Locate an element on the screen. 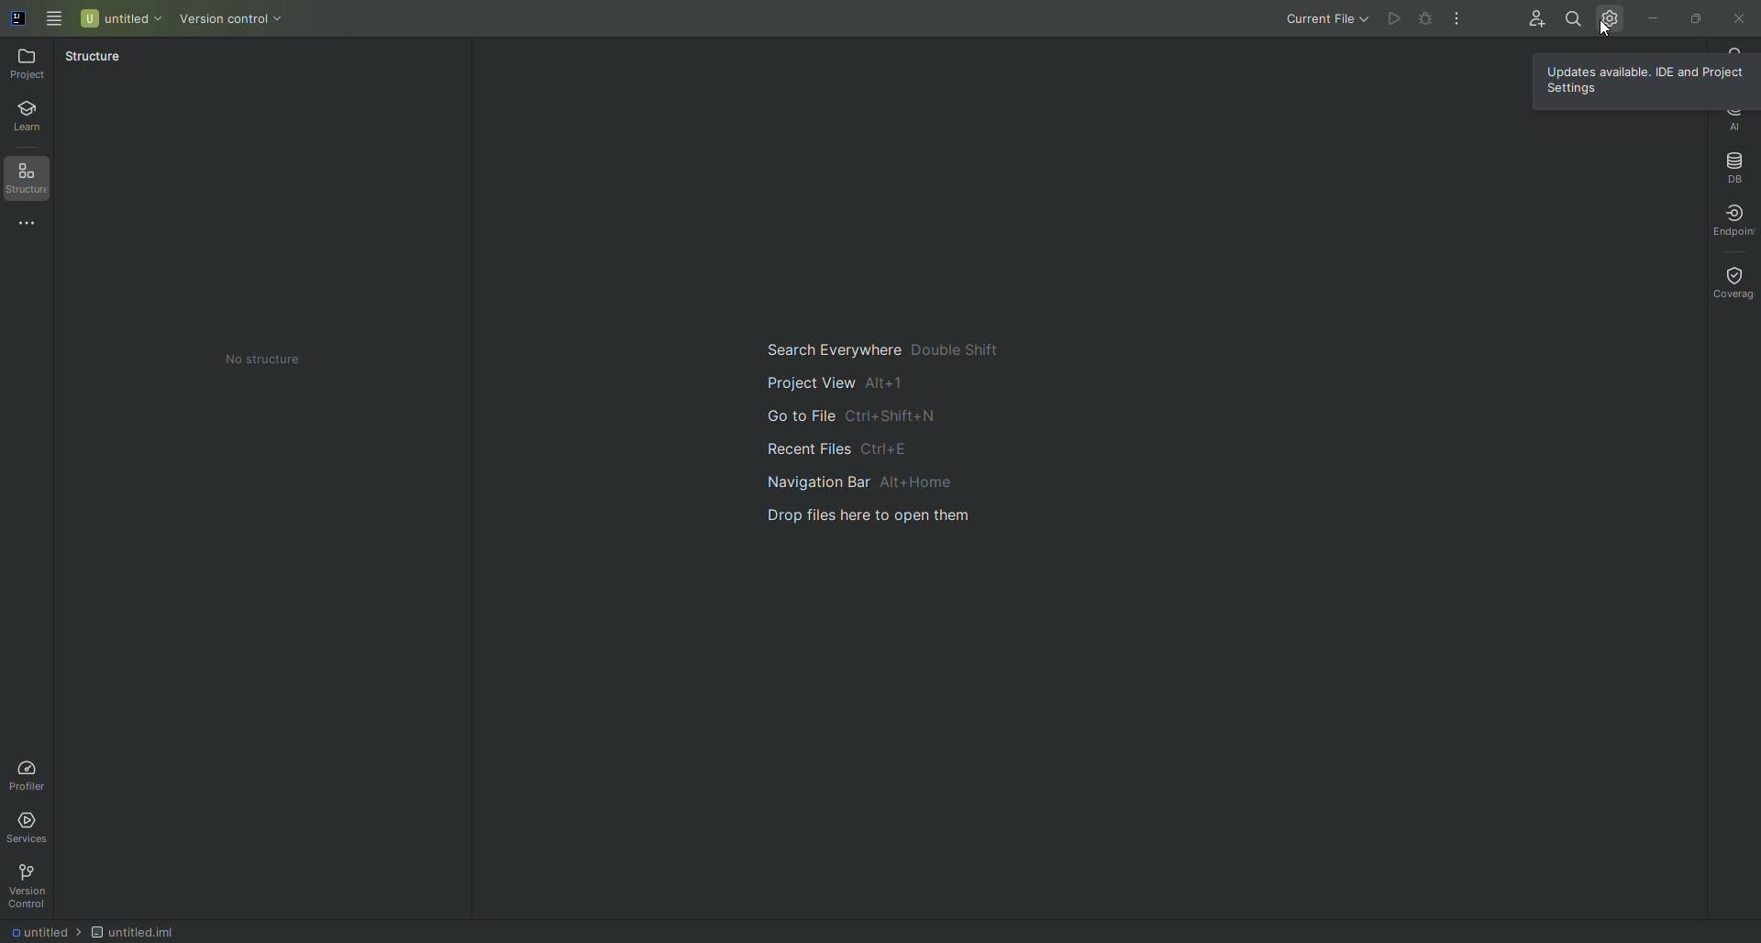 The width and height of the screenshot is (1761, 943). Search is located at coordinates (1571, 17).